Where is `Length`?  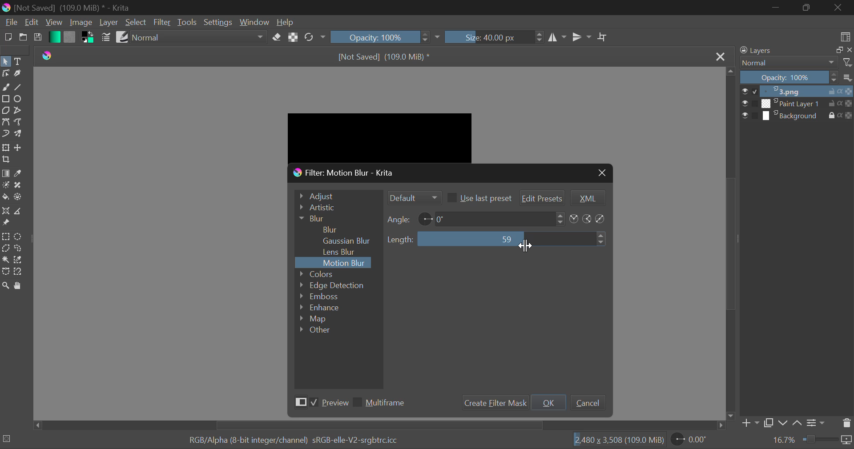
Length is located at coordinates (400, 240).